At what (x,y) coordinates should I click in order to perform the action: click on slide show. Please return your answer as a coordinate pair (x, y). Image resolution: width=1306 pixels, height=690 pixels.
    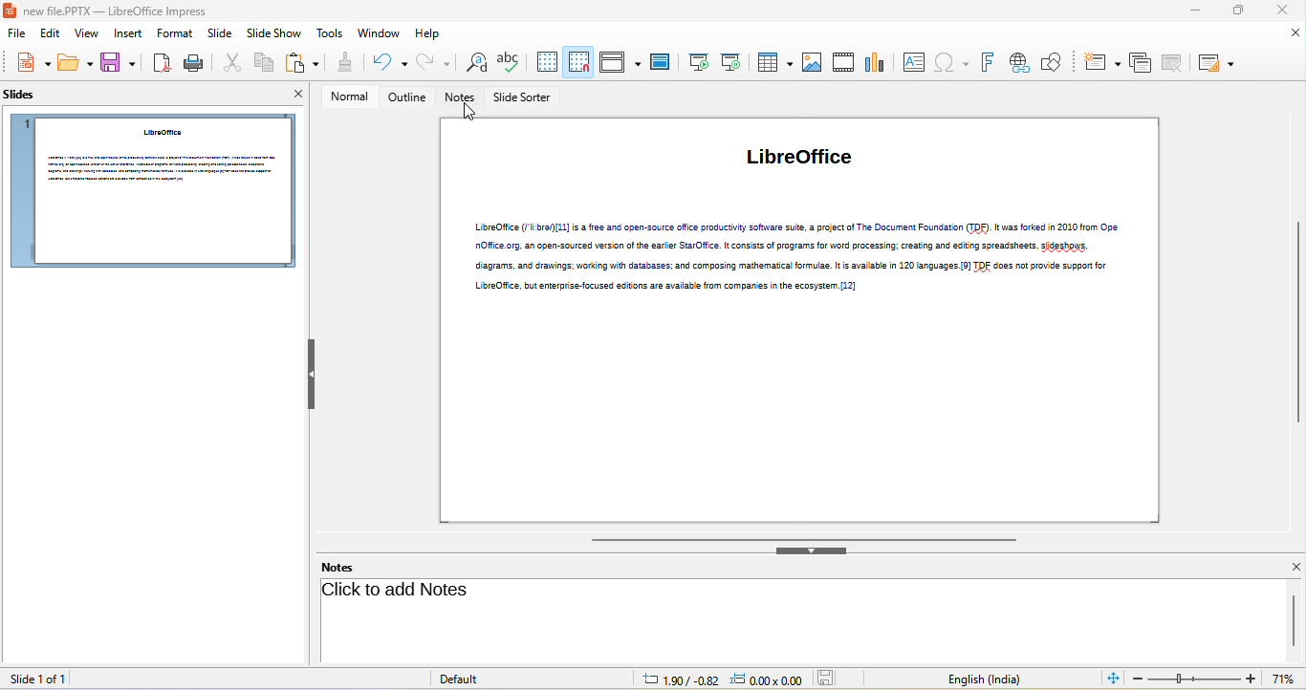
    Looking at the image, I should click on (274, 35).